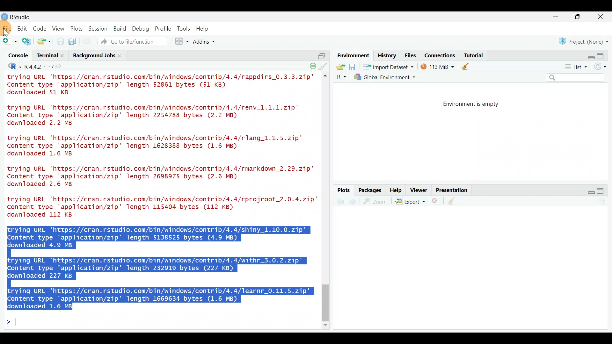  What do you see at coordinates (135, 41) in the screenshot?
I see `Go to file/function` at bounding box center [135, 41].